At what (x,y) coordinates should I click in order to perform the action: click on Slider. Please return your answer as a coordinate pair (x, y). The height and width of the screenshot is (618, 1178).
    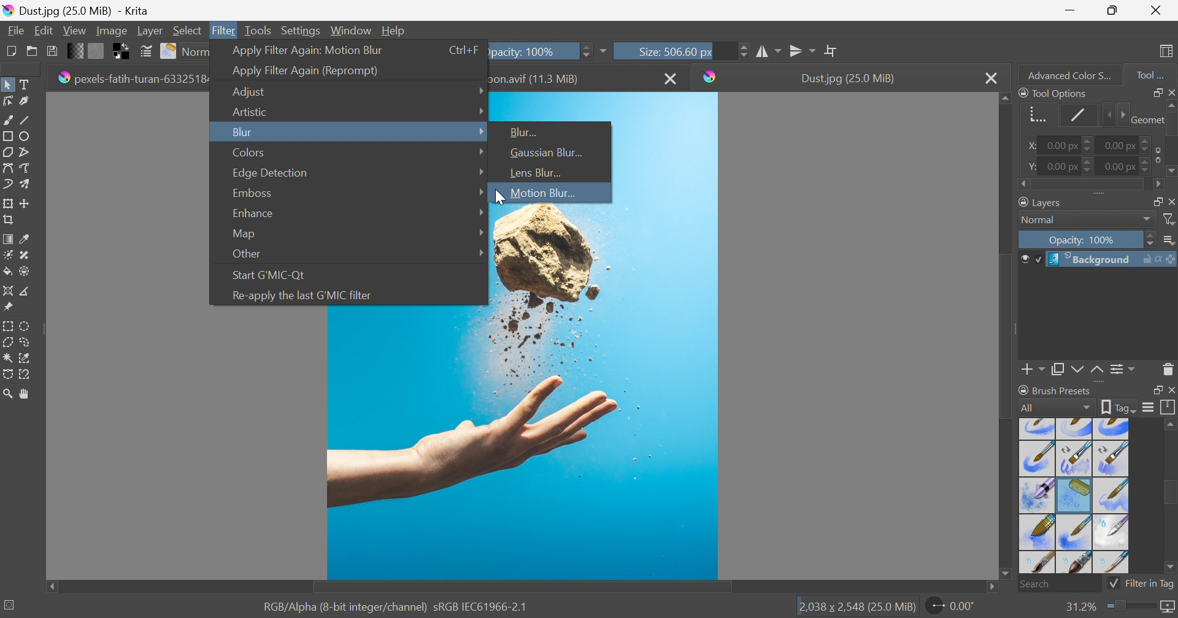
    Looking at the image, I should click on (584, 50).